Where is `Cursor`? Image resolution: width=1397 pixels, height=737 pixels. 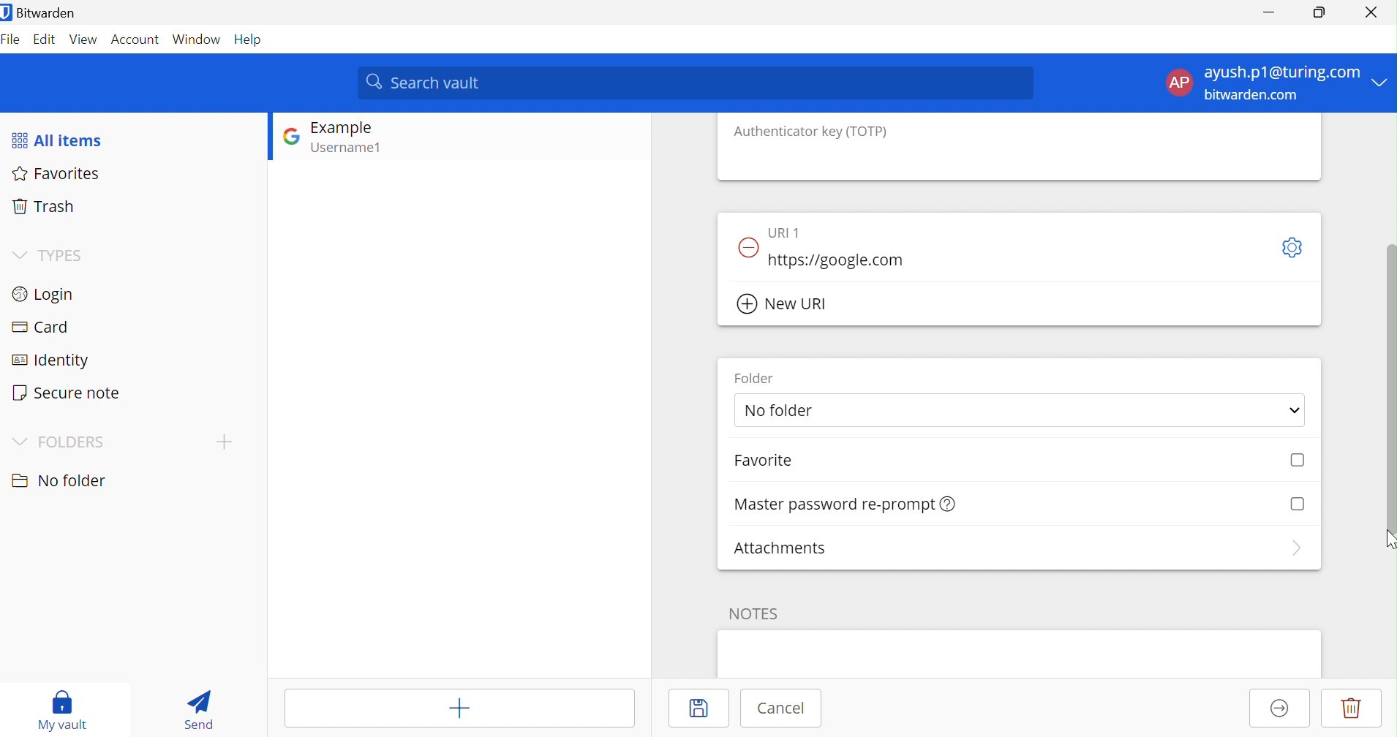 Cursor is located at coordinates (1388, 540).